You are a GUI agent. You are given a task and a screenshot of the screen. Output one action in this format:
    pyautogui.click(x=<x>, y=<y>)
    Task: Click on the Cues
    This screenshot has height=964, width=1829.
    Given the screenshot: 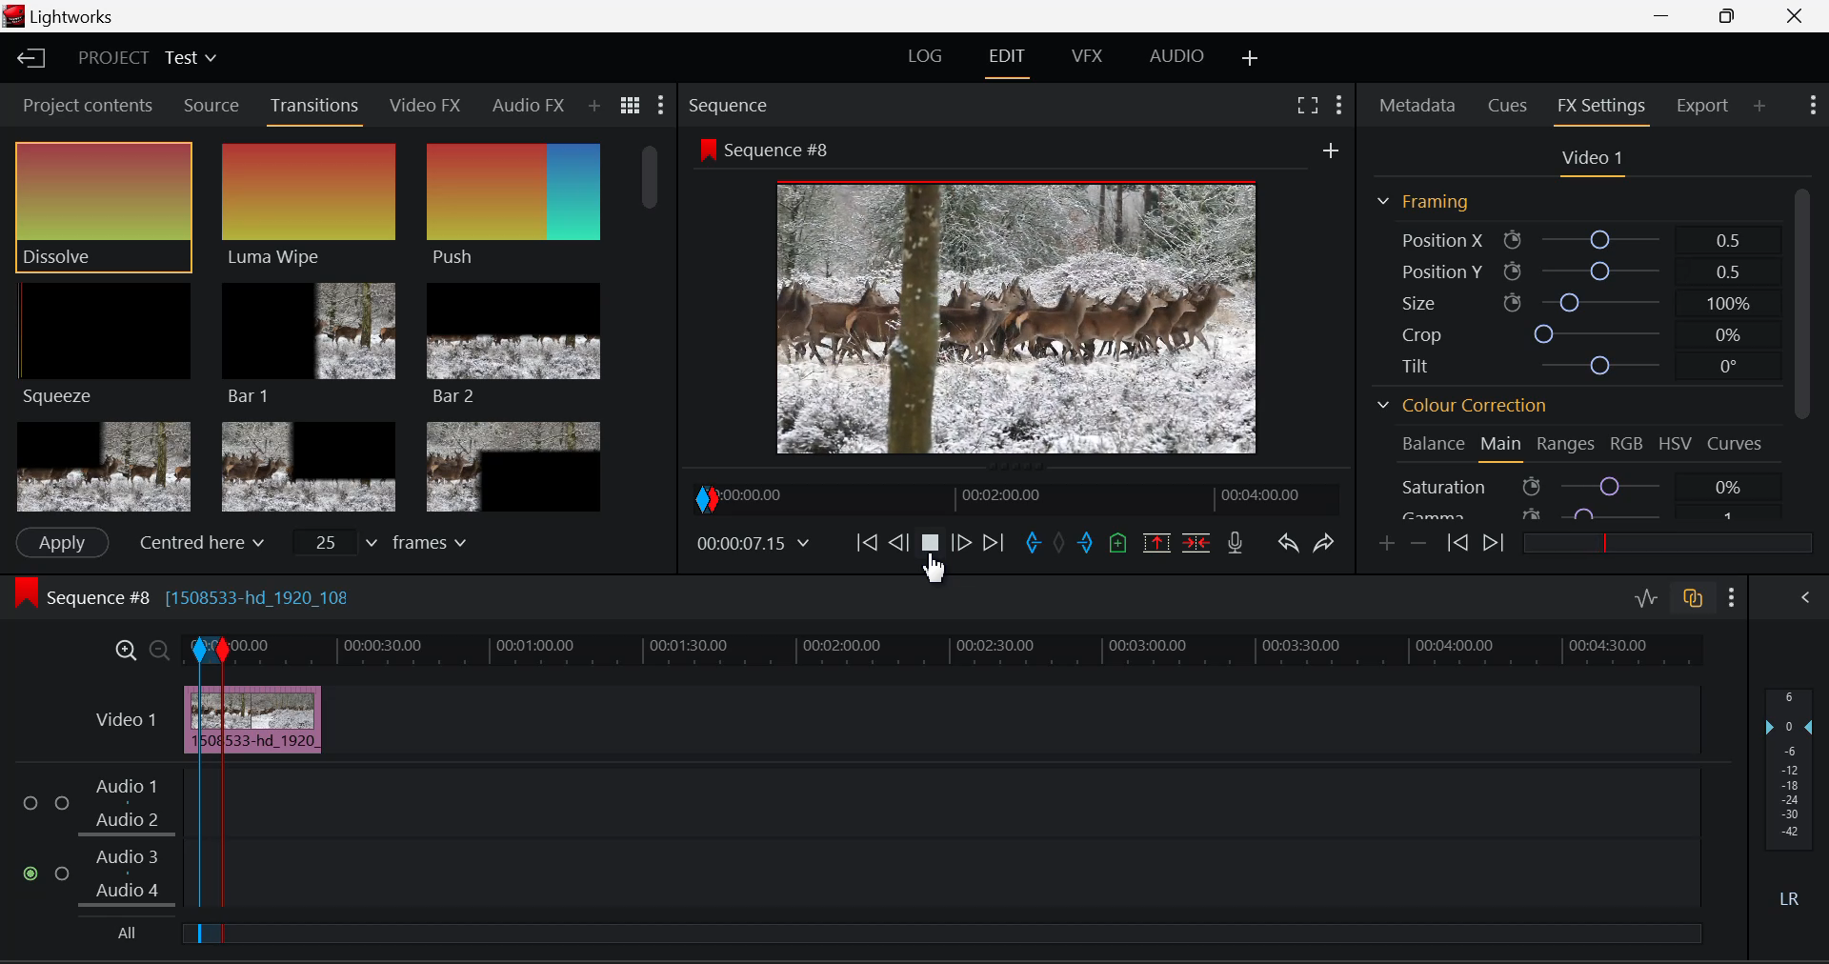 What is the action you would take?
    pyautogui.click(x=1505, y=107)
    